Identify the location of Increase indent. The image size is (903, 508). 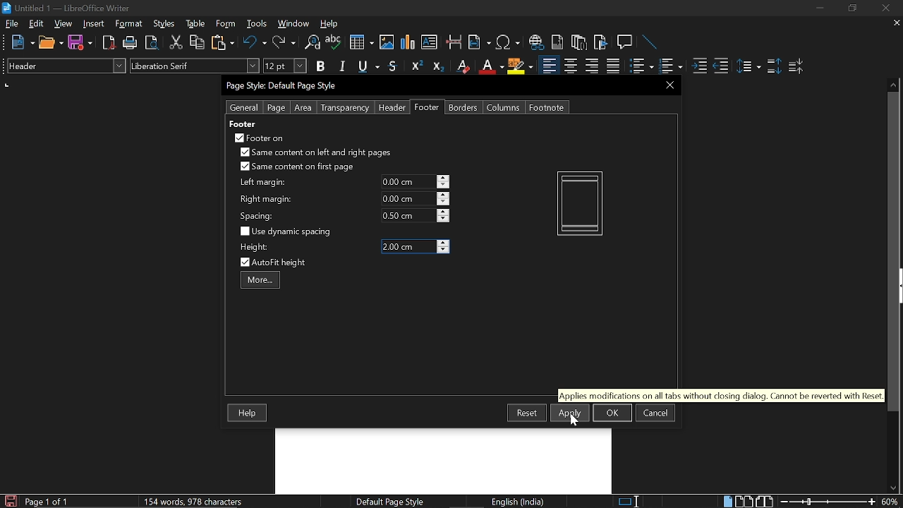
(698, 66).